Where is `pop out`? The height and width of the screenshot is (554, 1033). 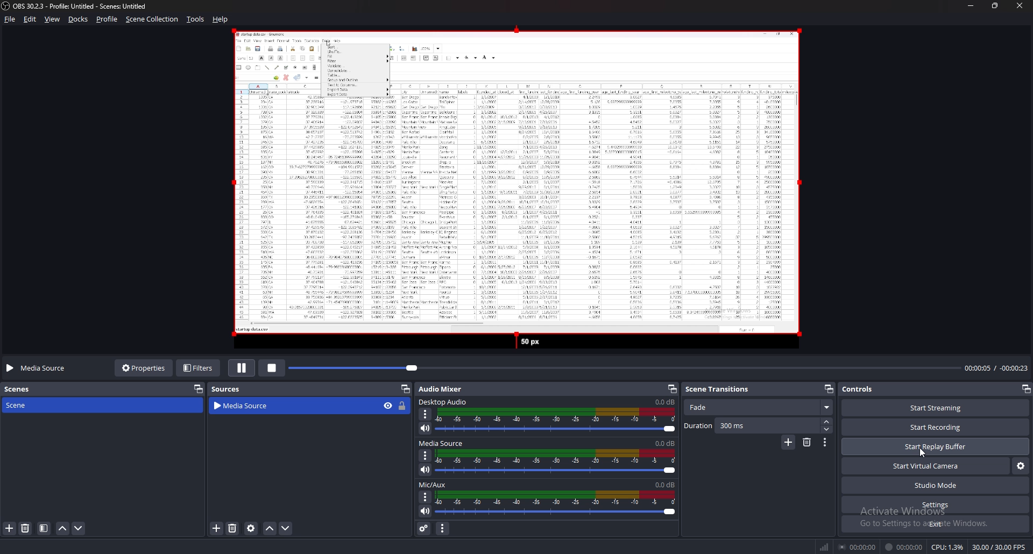 pop out is located at coordinates (671, 388).